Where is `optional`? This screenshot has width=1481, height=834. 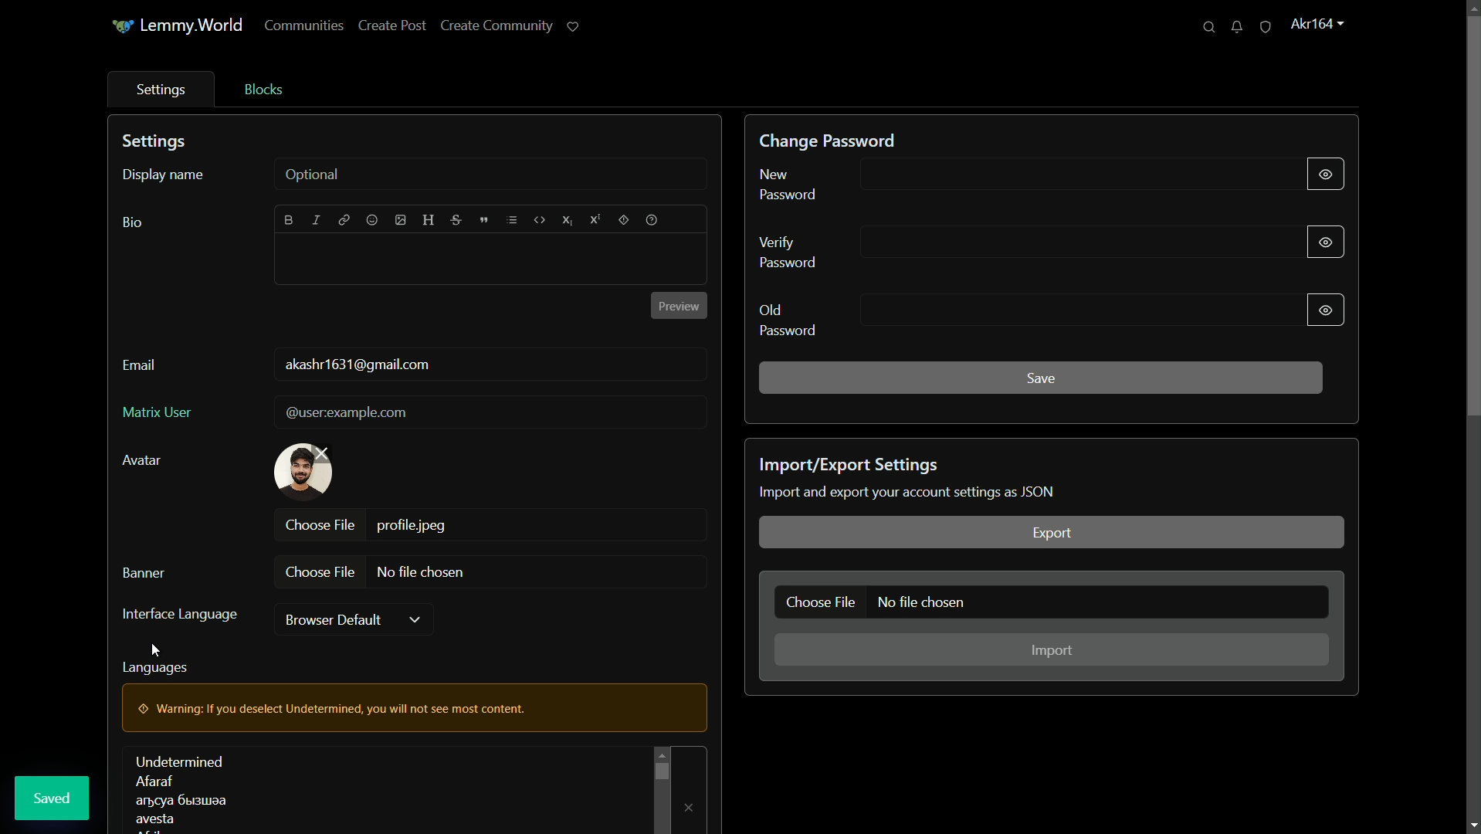 optional is located at coordinates (314, 175).